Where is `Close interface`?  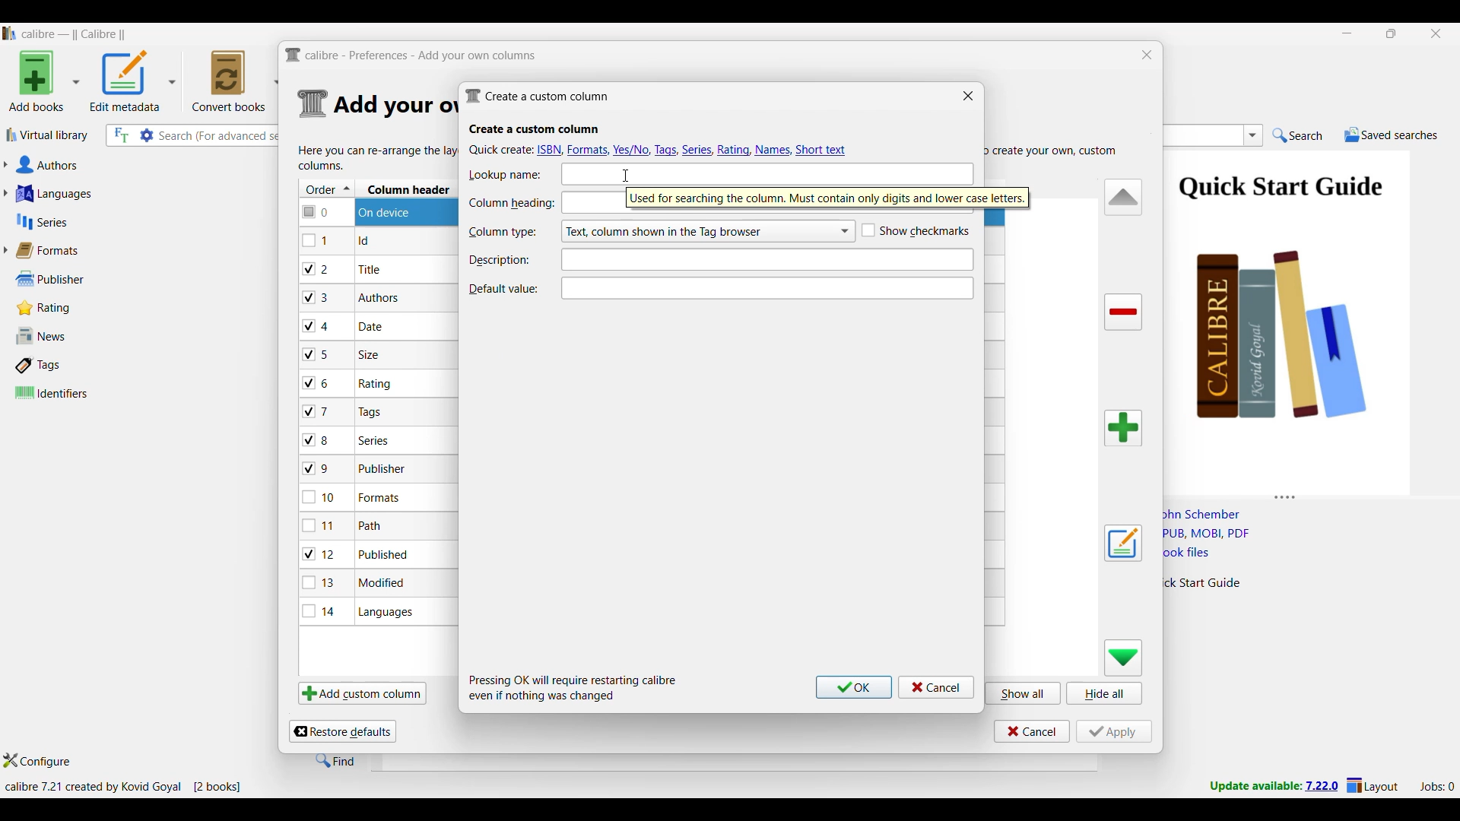
Close interface is located at coordinates (1436, 33).